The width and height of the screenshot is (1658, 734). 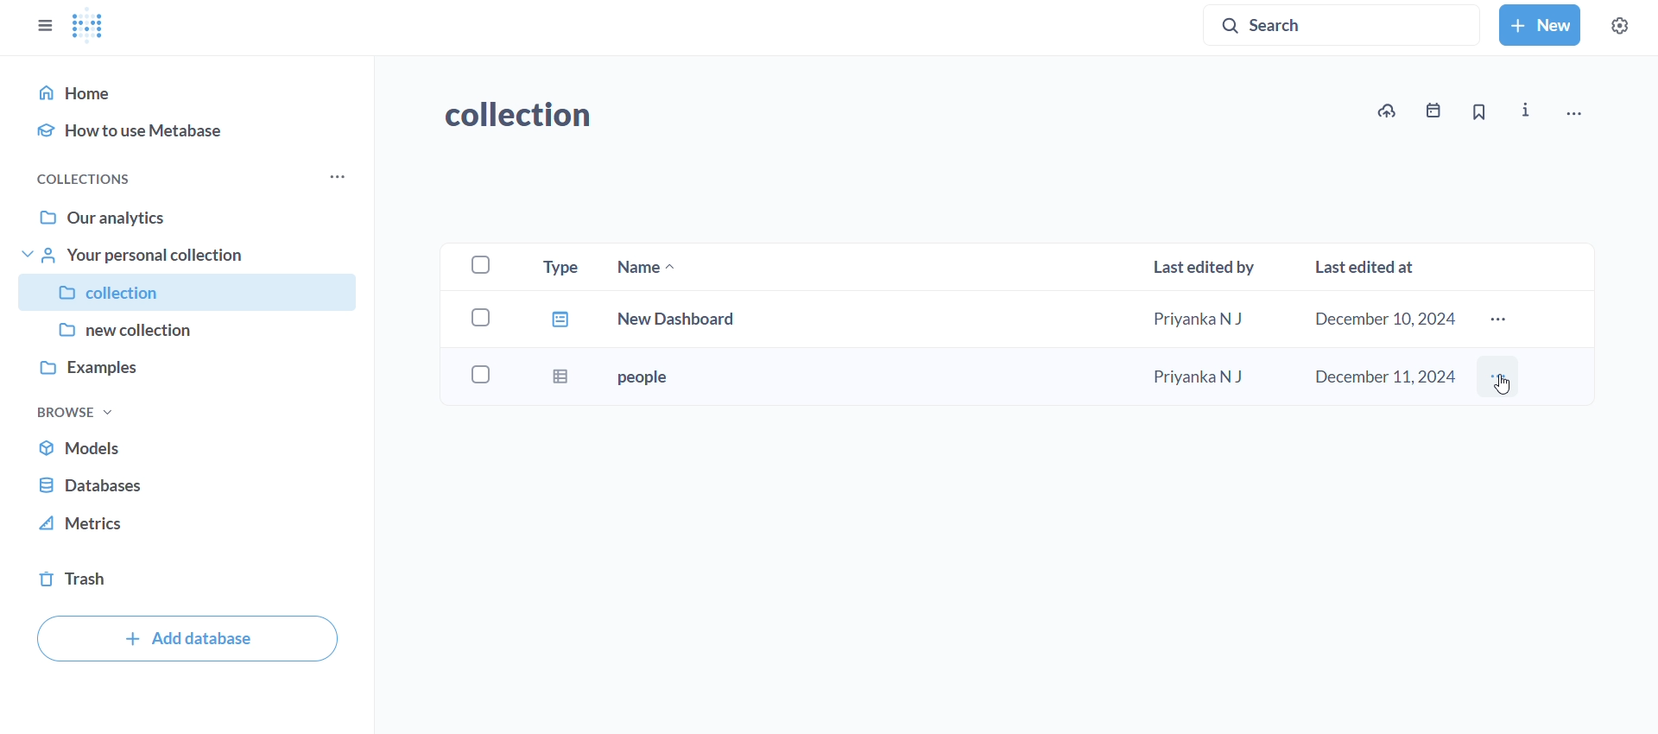 I want to click on Priyanka N J, so click(x=1198, y=320).